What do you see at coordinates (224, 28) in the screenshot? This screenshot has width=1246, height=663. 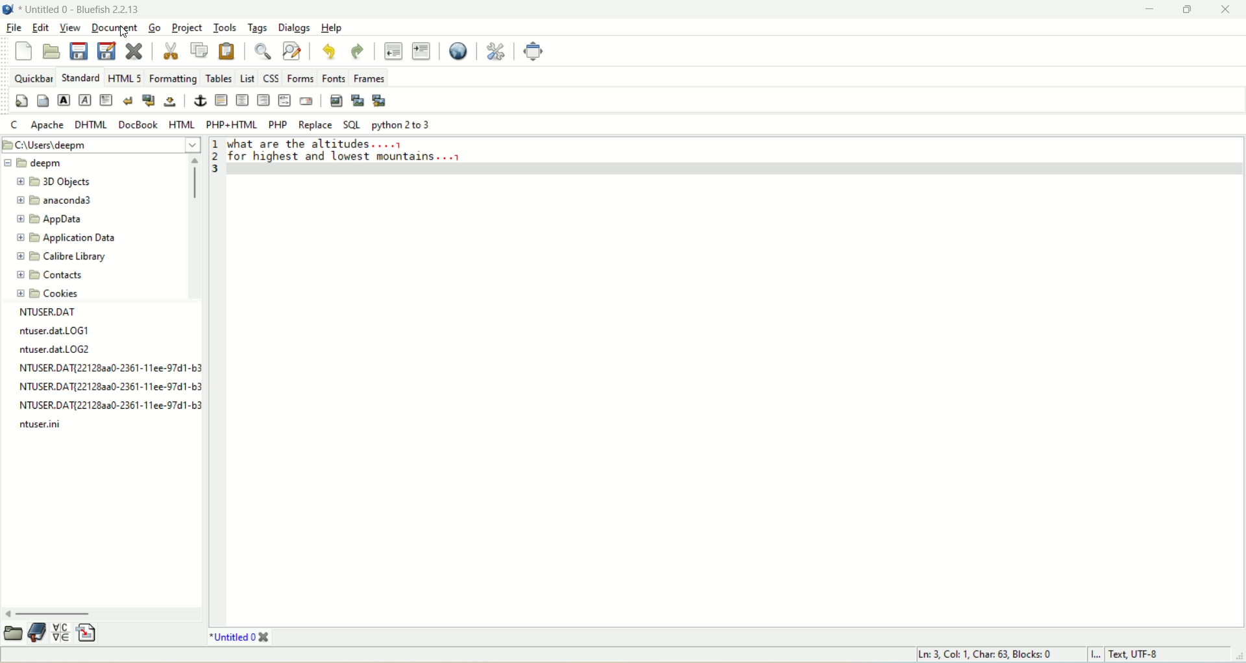 I see `tools` at bounding box center [224, 28].